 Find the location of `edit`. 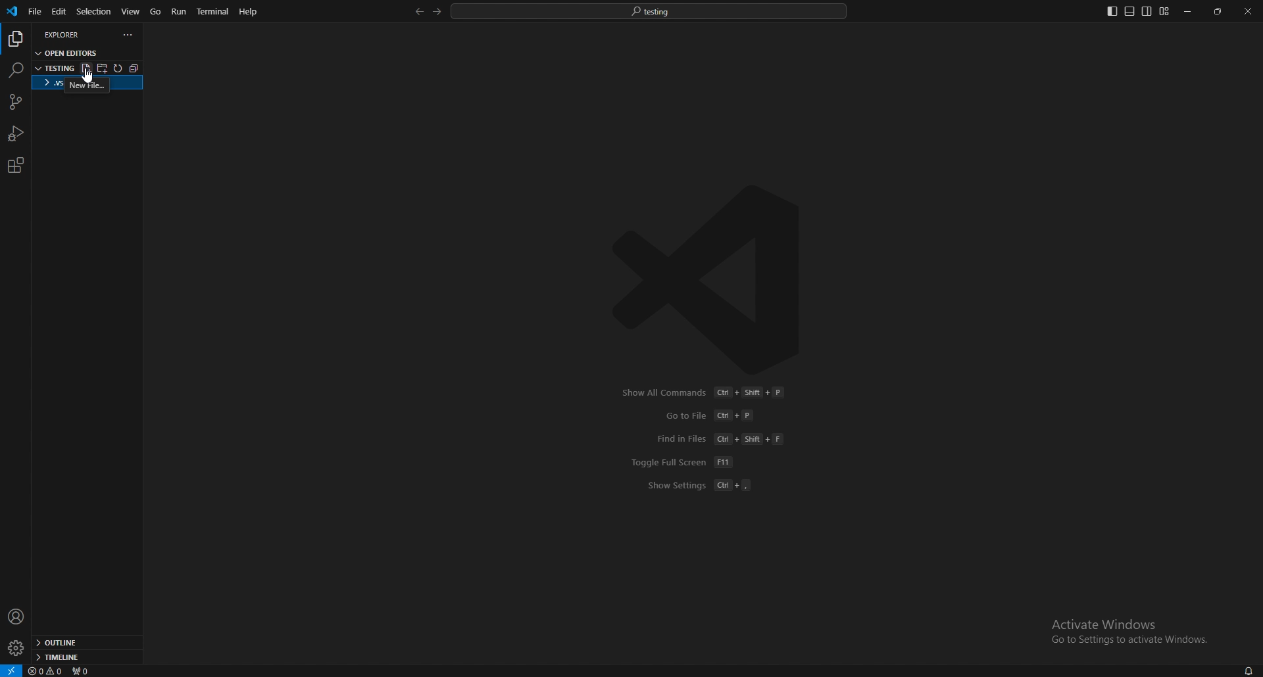

edit is located at coordinates (58, 12).